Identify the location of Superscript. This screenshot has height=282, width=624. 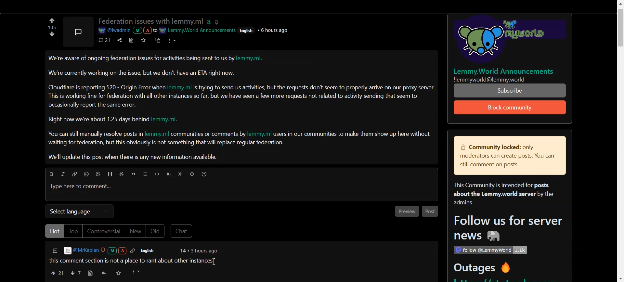
(181, 174).